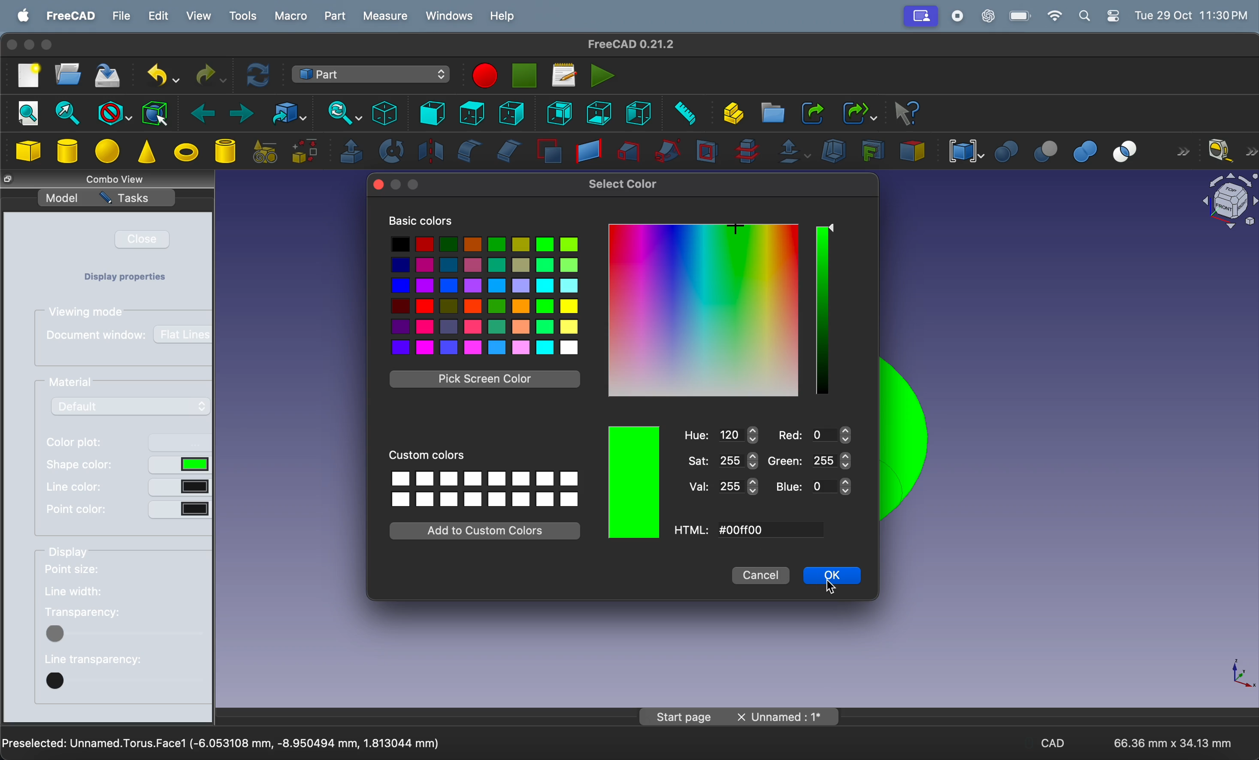 This screenshot has width=1259, height=760. I want to click on Unnamed: 1, so click(784, 717).